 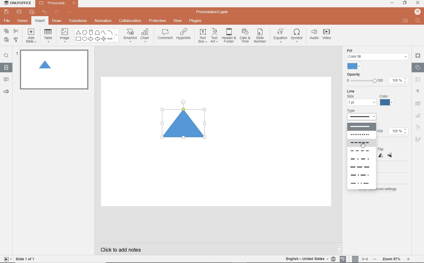 What do you see at coordinates (185, 124) in the screenshot?
I see `shape` at bounding box center [185, 124].